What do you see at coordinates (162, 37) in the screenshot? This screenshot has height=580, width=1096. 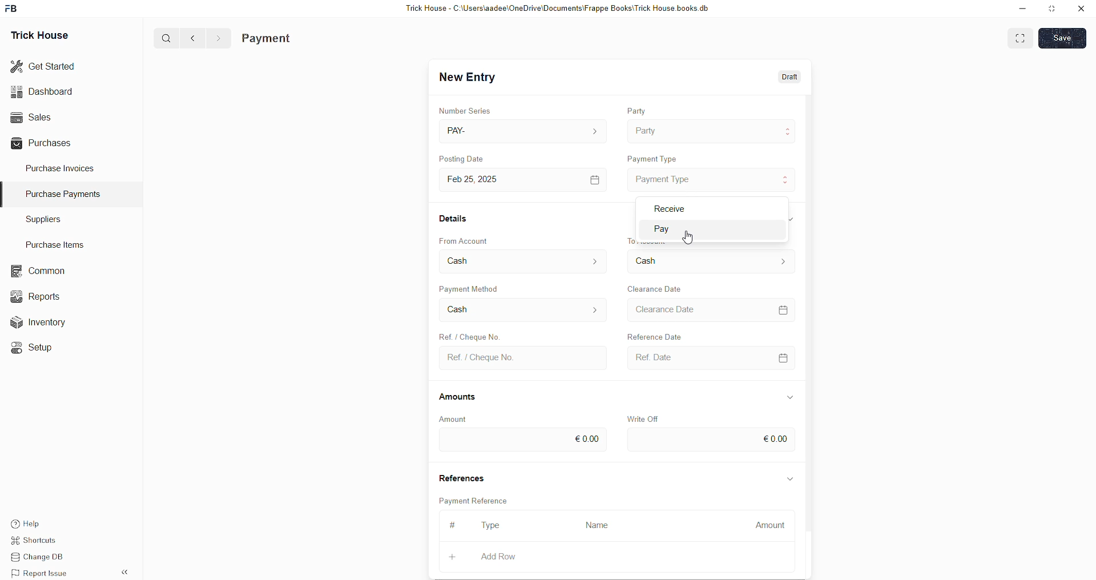 I see `Q` at bounding box center [162, 37].